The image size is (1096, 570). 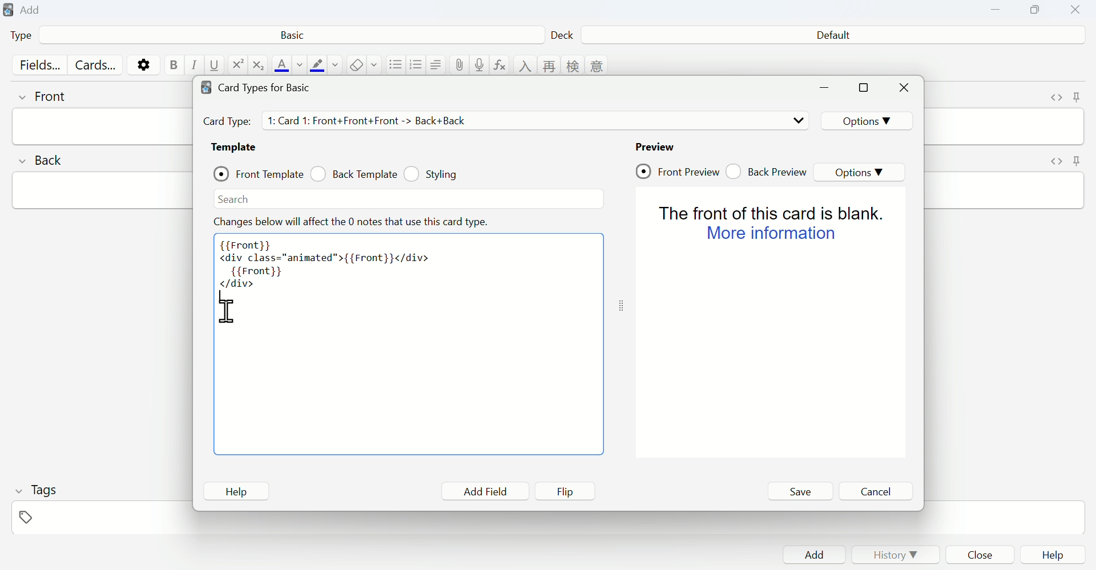 What do you see at coordinates (102, 190) in the screenshot?
I see `back input field` at bounding box center [102, 190].